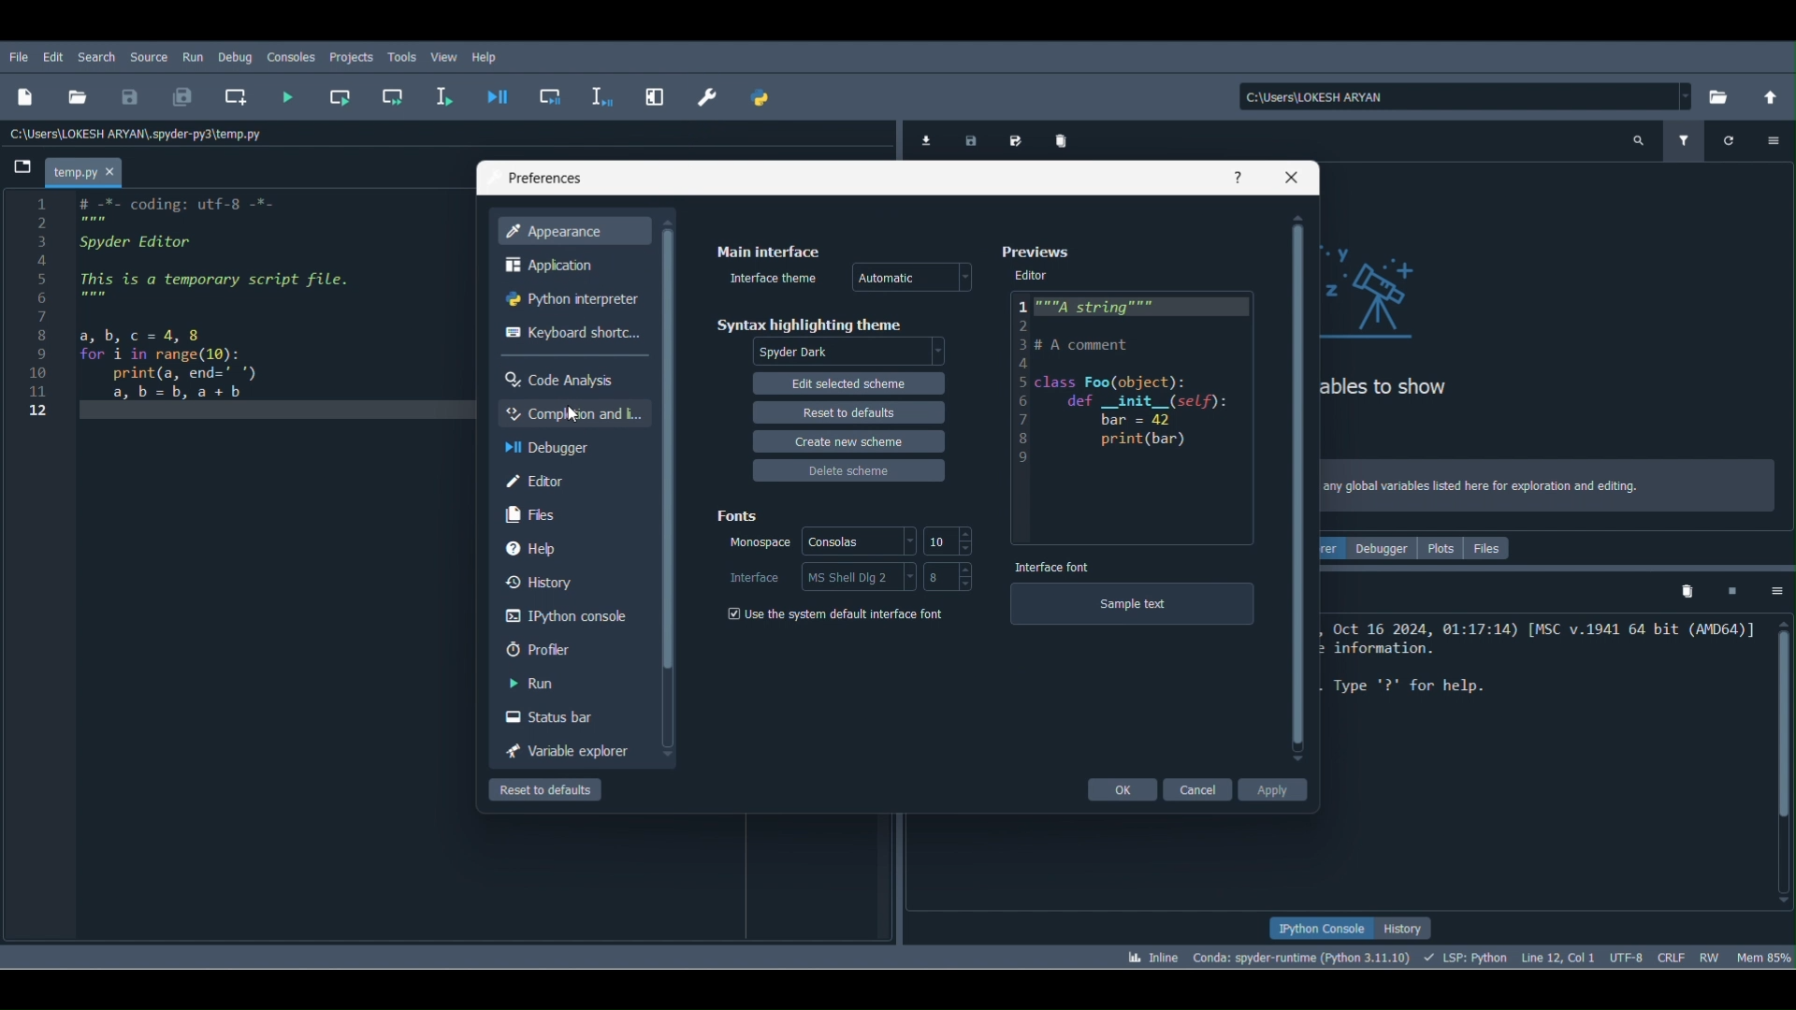 Image resolution: width=1796 pixels, height=1010 pixels. What do you see at coordinates (1442, 548) in the screenshot?
I see `Plots` at bounding box center [1442, 548].